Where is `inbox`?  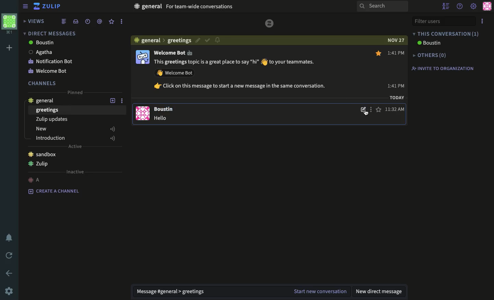
inbox is located at coordinates (75, 21).